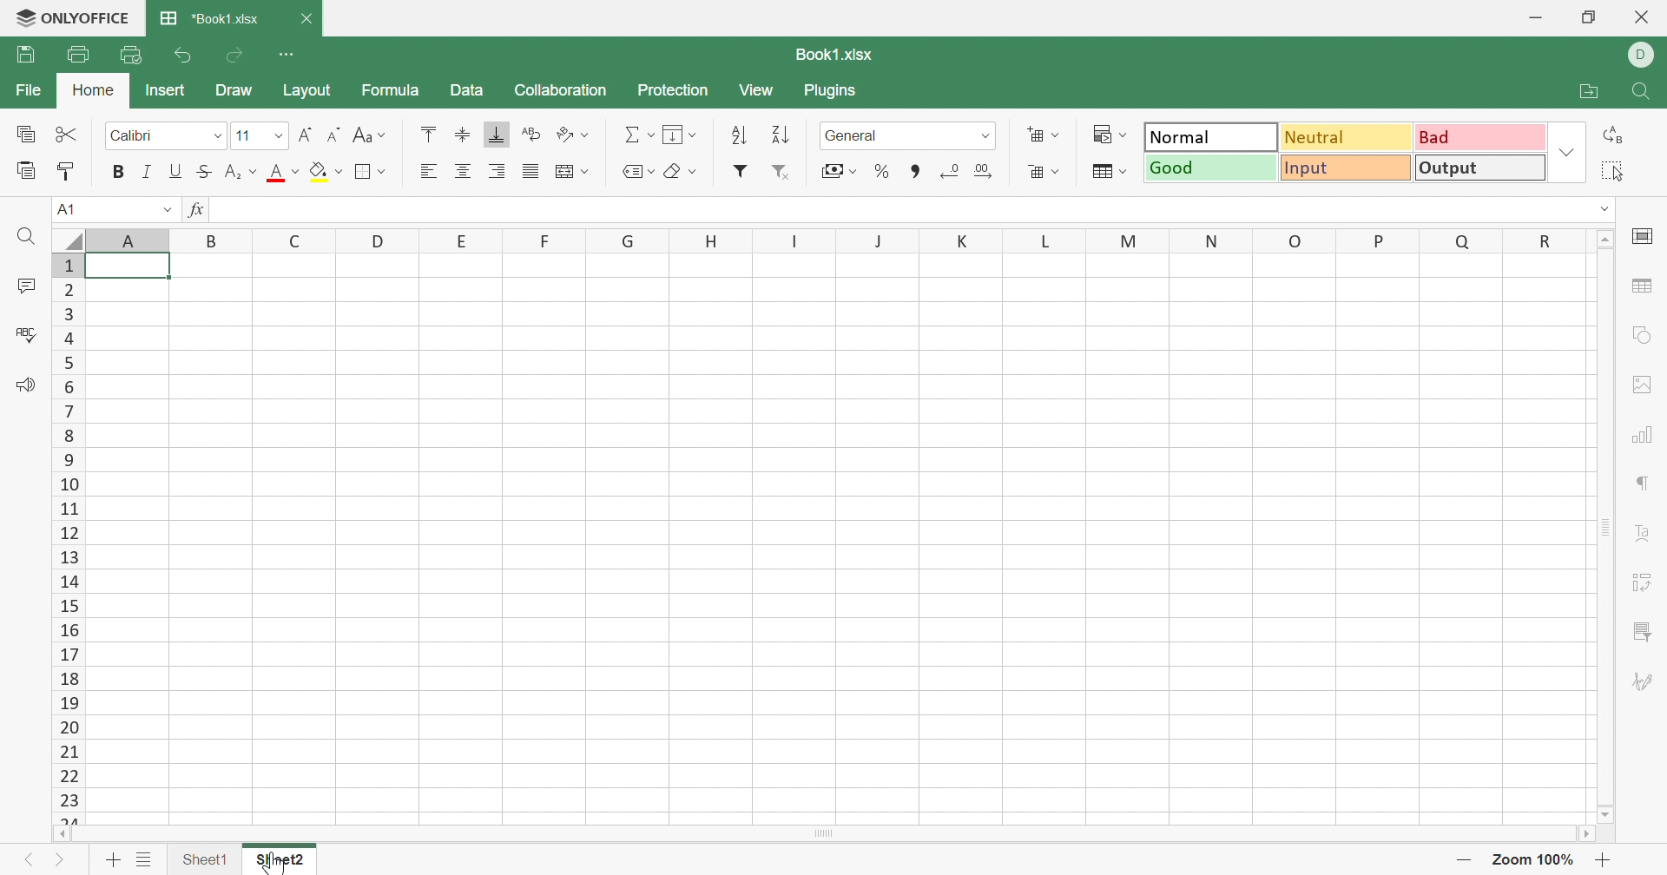  Describe the element at coordinates (26, 285) in the screenshot. I see `Comments` at that location.